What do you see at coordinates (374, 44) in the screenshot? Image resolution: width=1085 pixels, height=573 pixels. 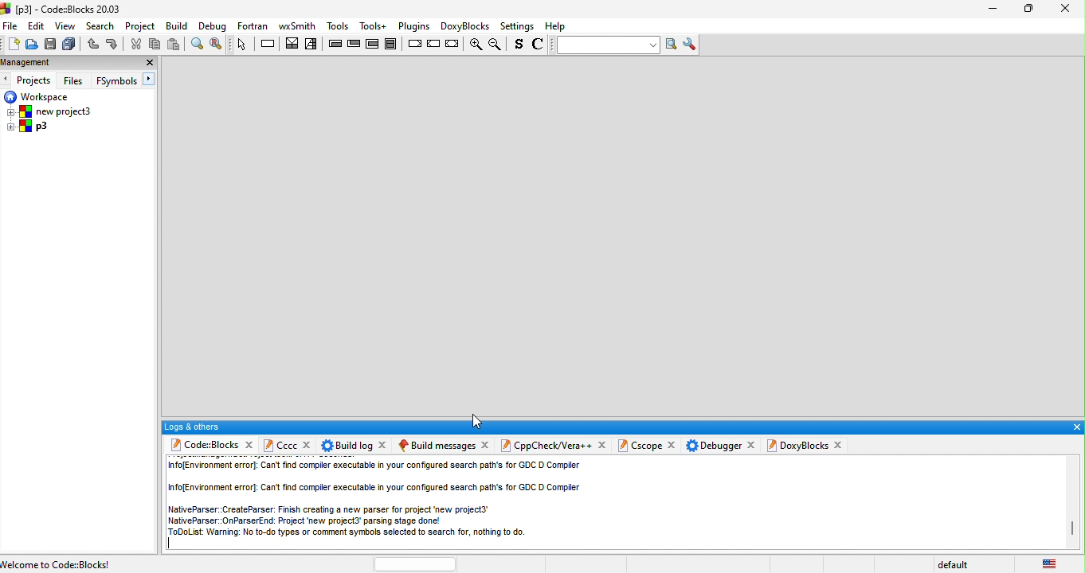 I see `counting loop` at bounding box center [374, 44].